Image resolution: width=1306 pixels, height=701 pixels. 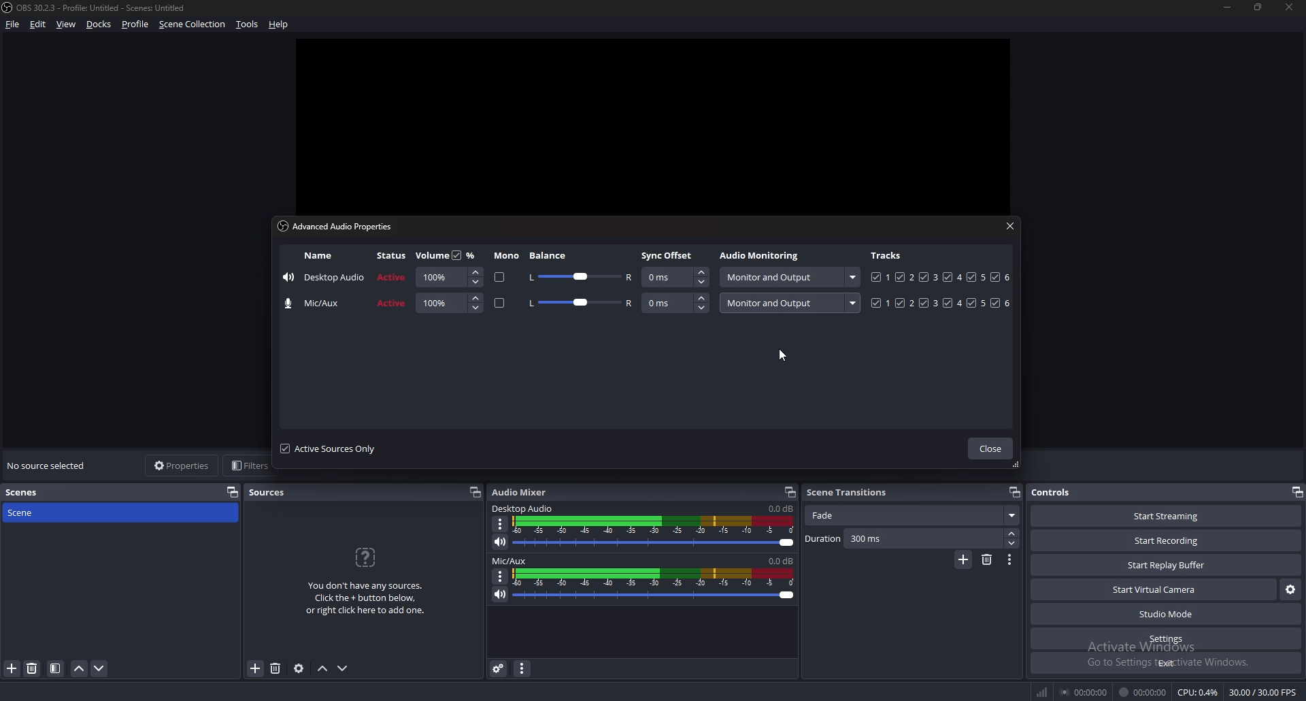 I want to click on help, so click(x=279, y=25).